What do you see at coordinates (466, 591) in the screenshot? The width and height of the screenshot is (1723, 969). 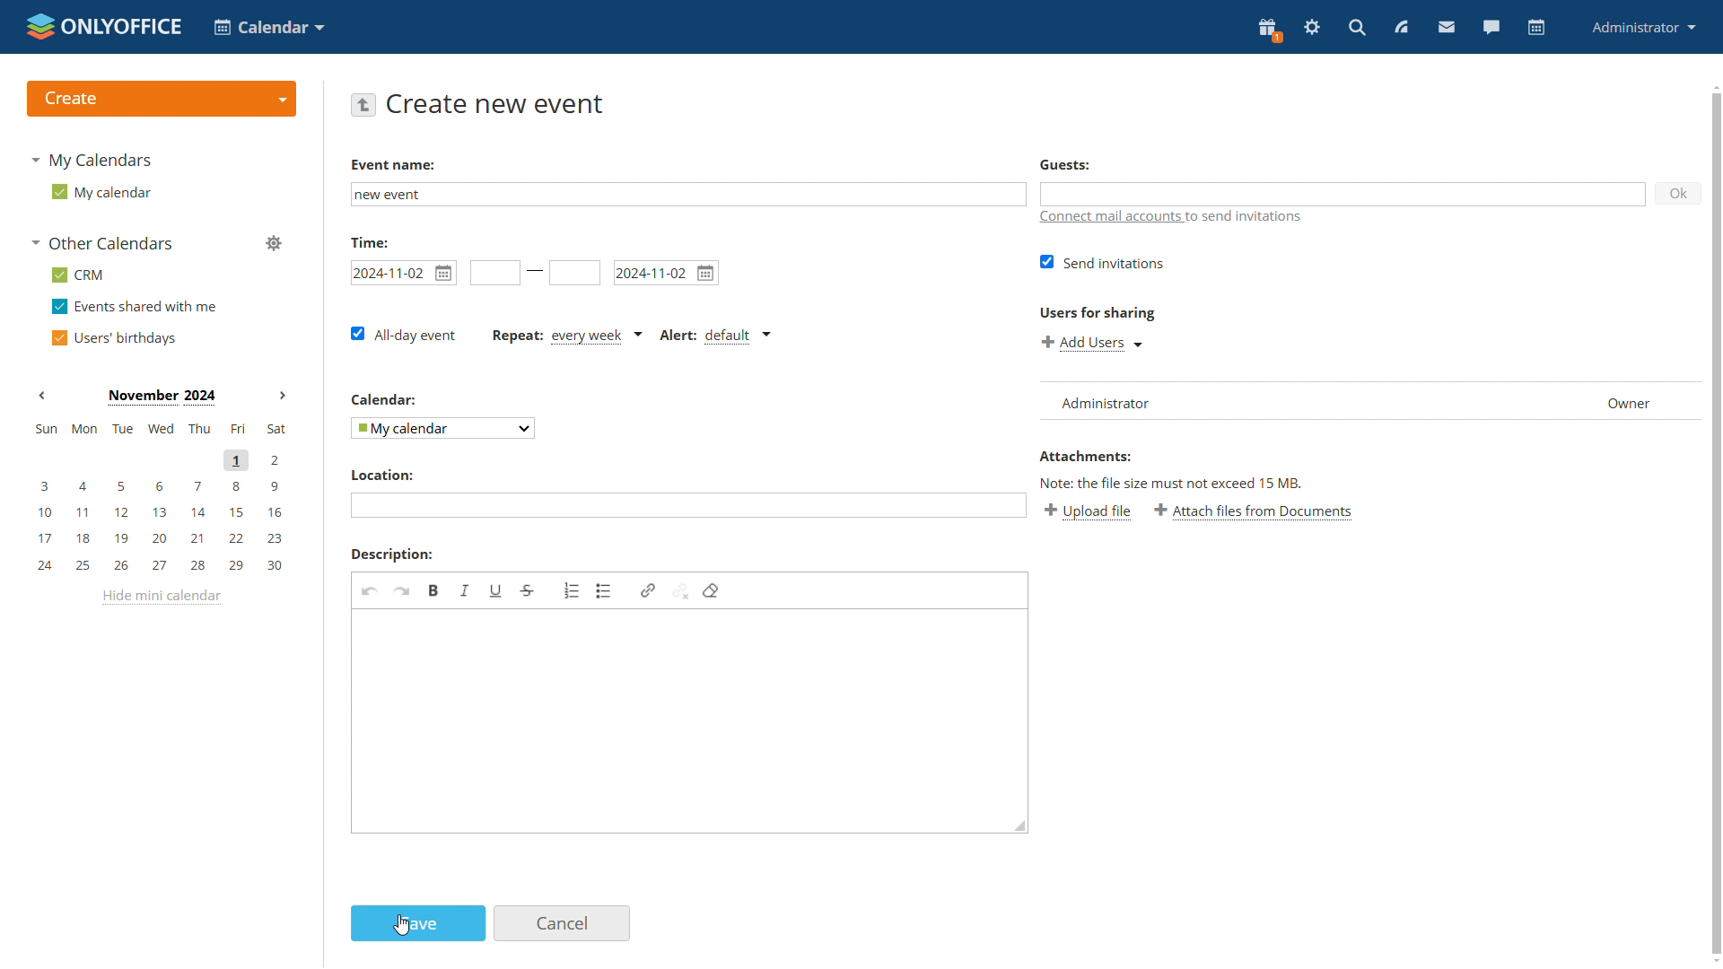 I see `italic` at bounding box center [466, 591].